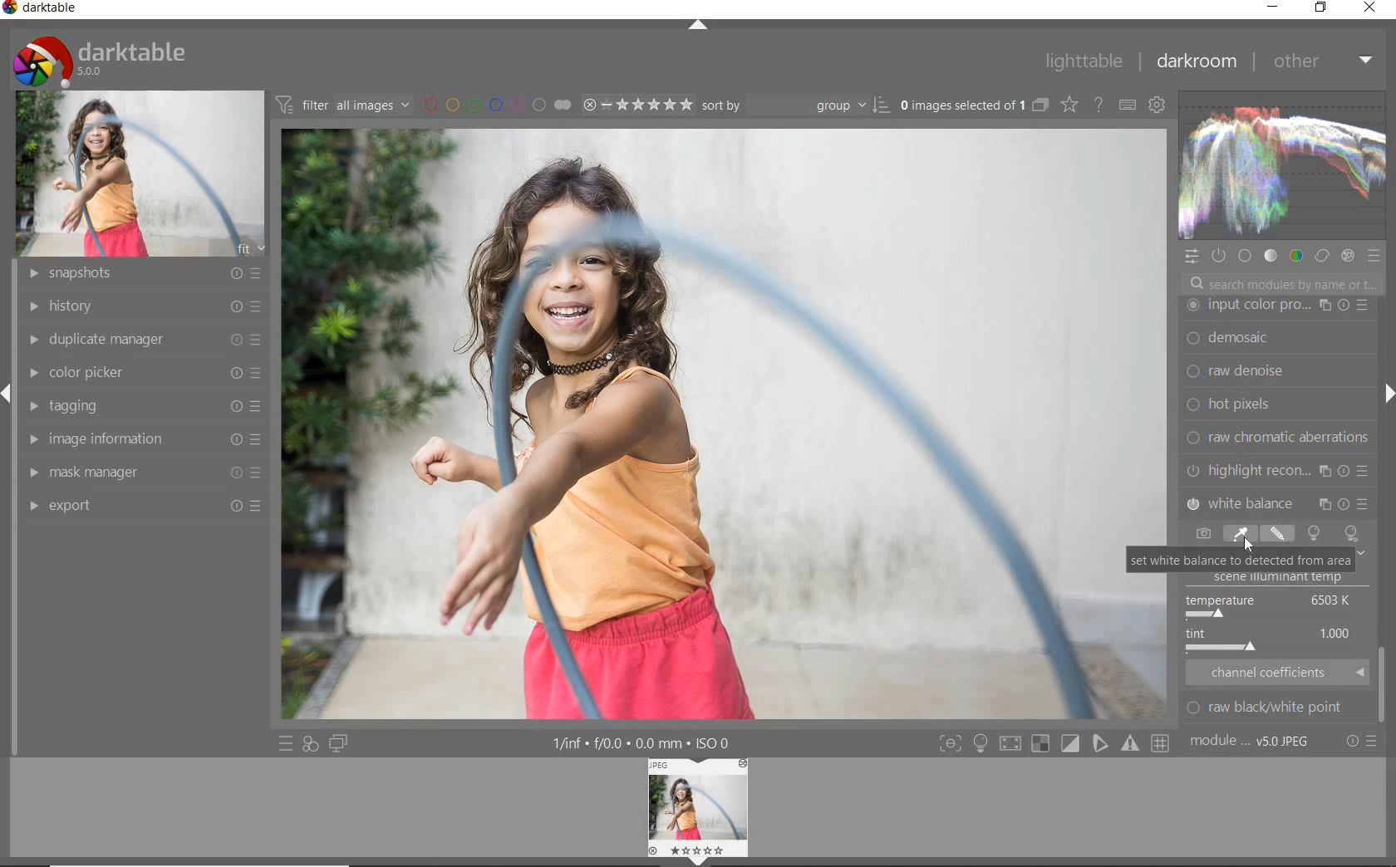  I want to click on expand/collapse, so click(1384, 397).